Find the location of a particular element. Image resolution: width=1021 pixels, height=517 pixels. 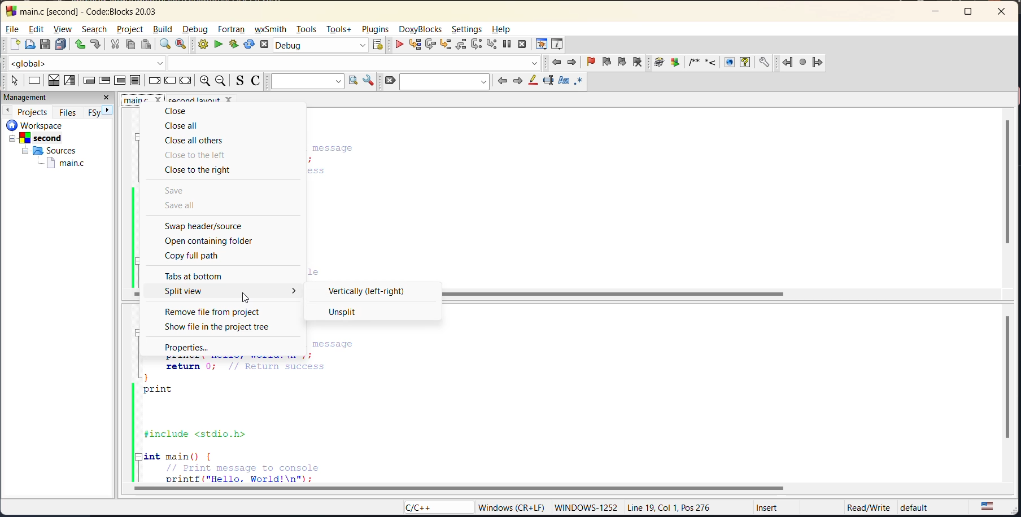

zoom in is located at coordinates (204, 80).